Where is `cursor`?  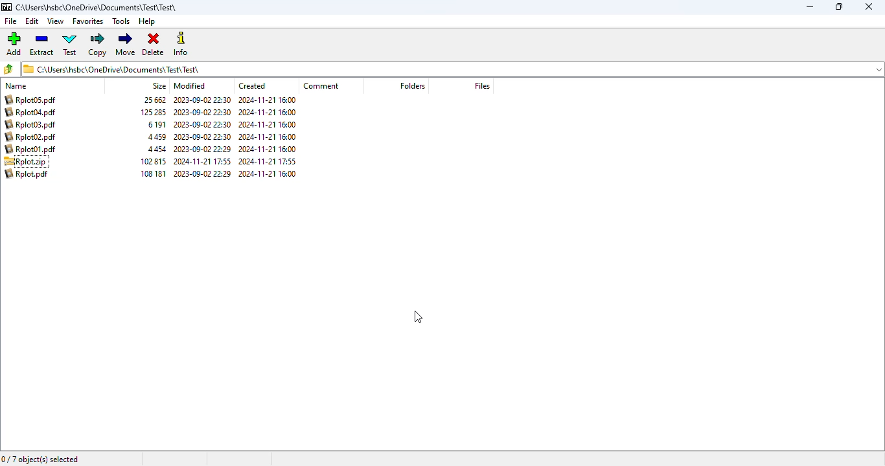
cursor is located at coordinates (419, 318).